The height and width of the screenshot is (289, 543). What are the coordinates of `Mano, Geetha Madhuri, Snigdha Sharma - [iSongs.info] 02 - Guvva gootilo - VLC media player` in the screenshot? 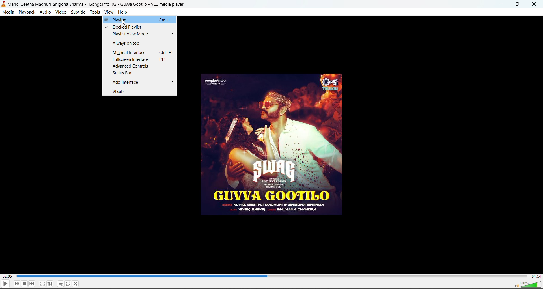 It's located at (114, 4).